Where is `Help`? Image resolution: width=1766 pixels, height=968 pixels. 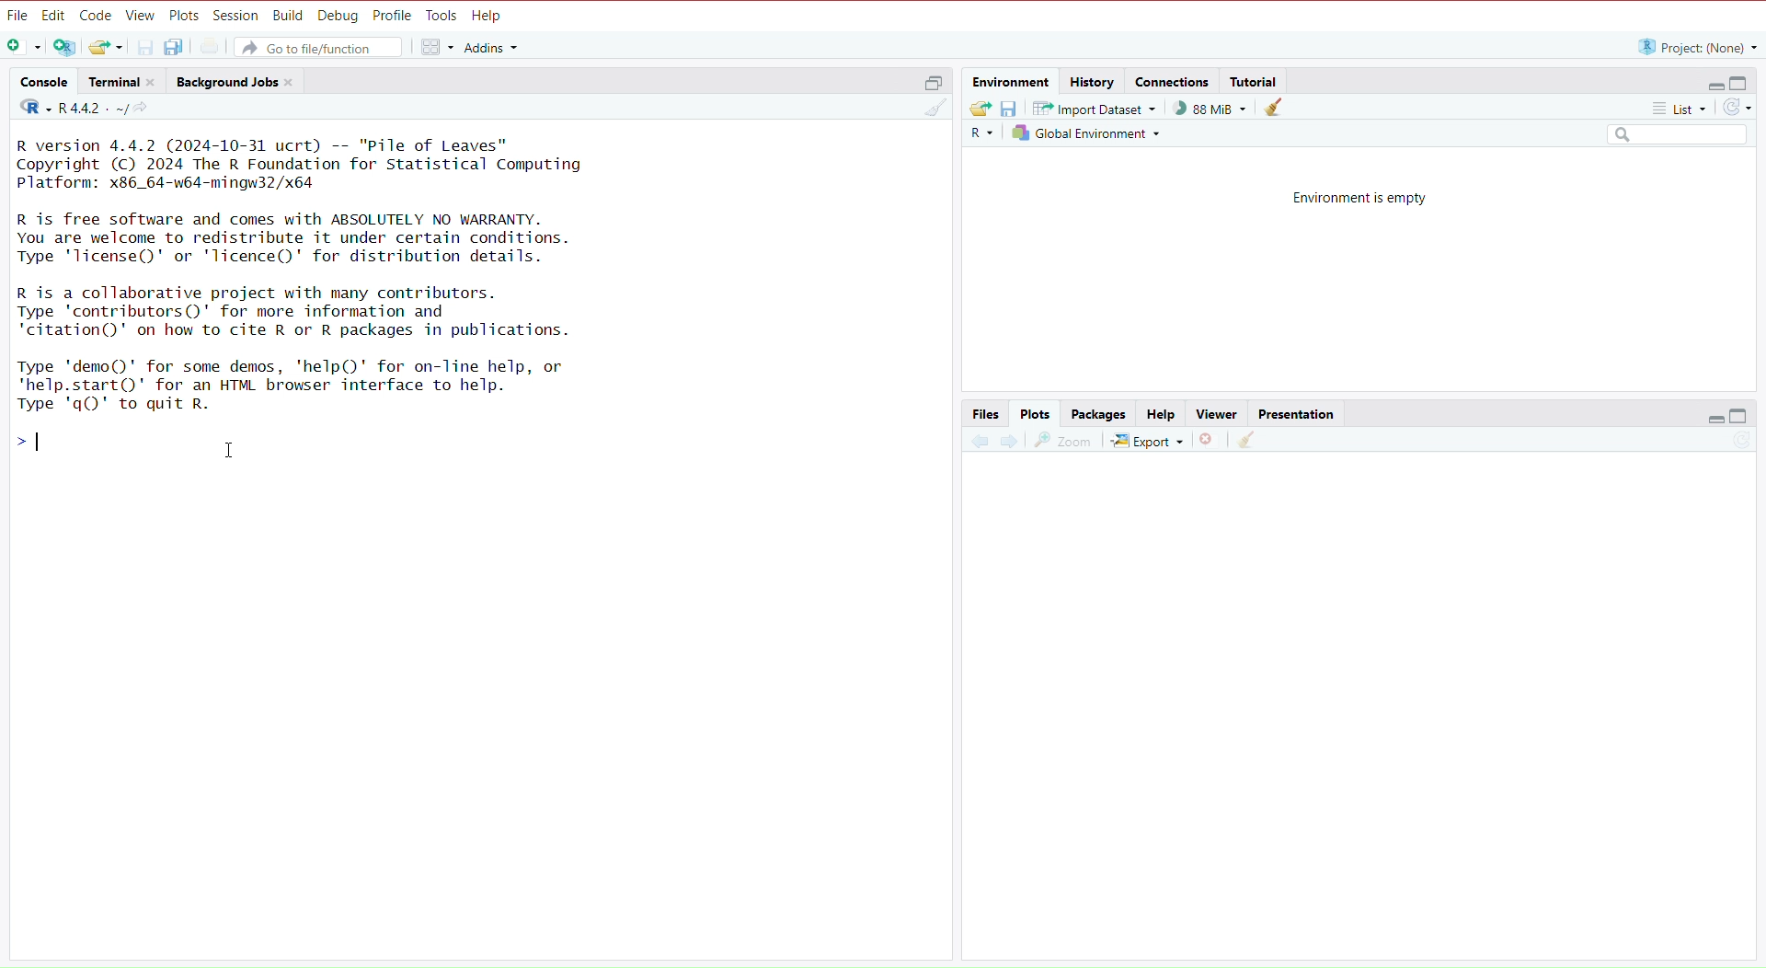 Help is located at coordinates (1161, 413).